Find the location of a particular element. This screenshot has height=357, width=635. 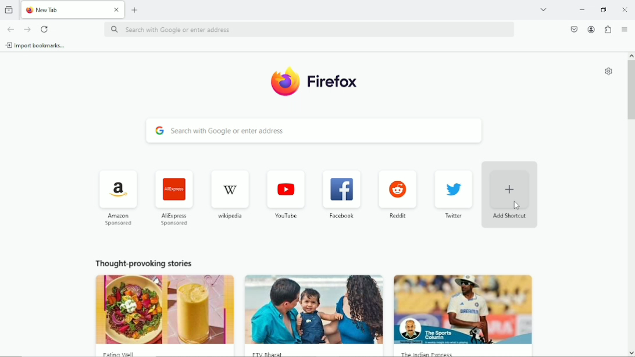

account is located at coordinates (590, 29).